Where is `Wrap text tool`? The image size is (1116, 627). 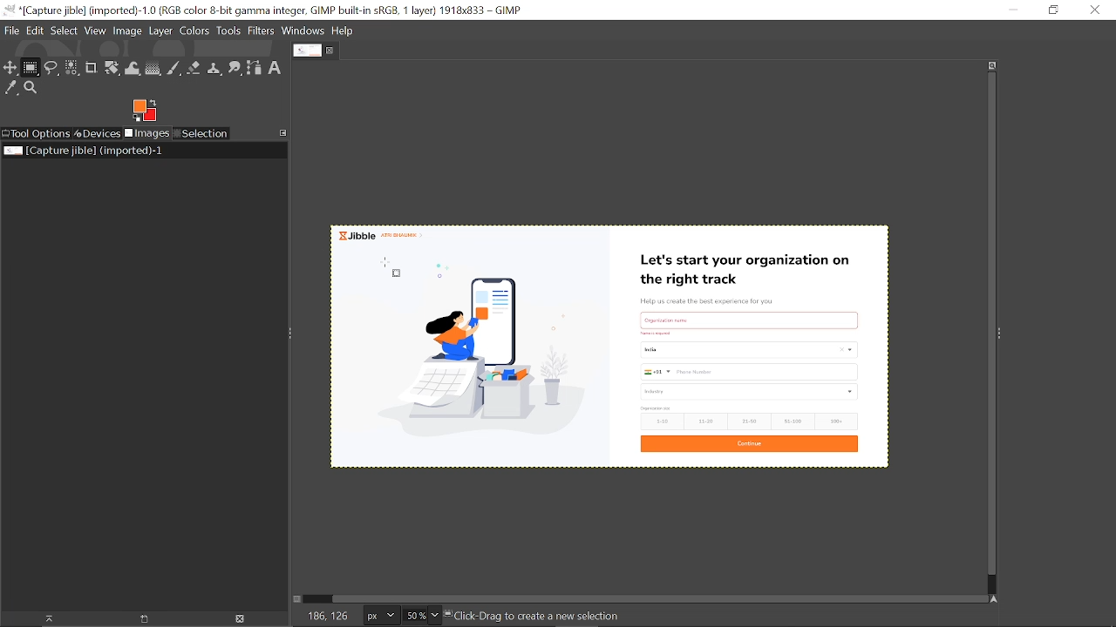
Wrap text tool is located at coordinates (133, 69).